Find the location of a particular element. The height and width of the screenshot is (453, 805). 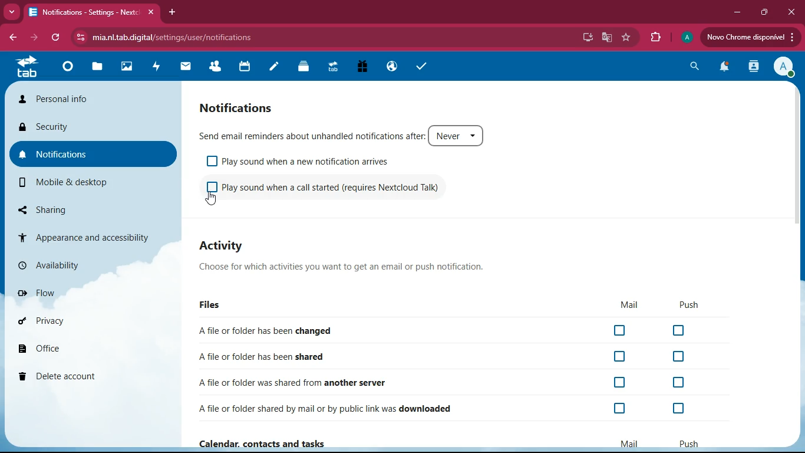

off is located at coordinates (678, 357).